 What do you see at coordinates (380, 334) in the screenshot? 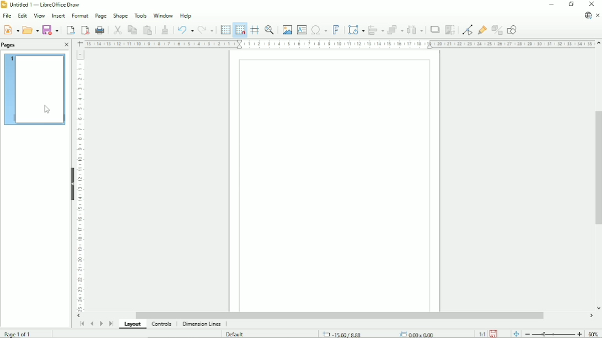
I see `Cursor position` at bounding box center [380, 334].